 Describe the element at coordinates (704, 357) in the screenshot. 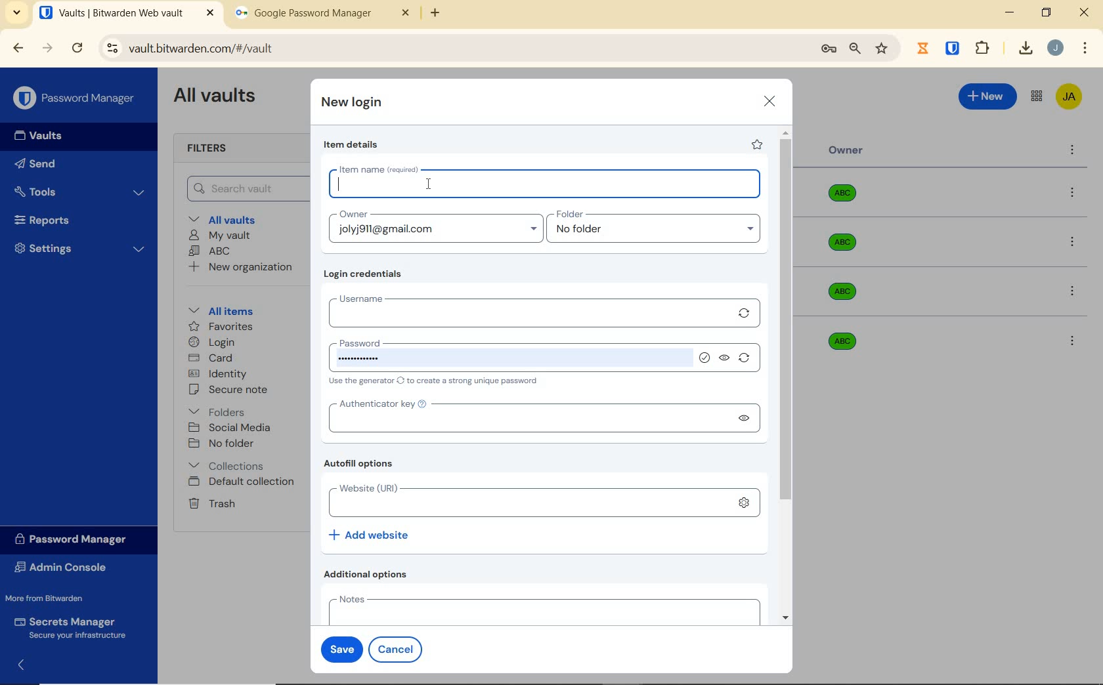

I see `good` at that location.